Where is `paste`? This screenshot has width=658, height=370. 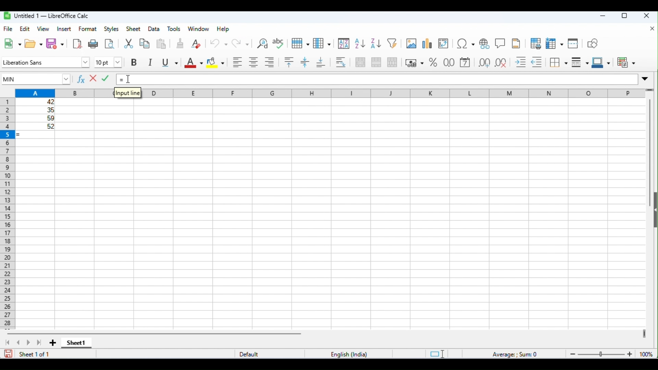 paste is located at coordinates (162, 44).